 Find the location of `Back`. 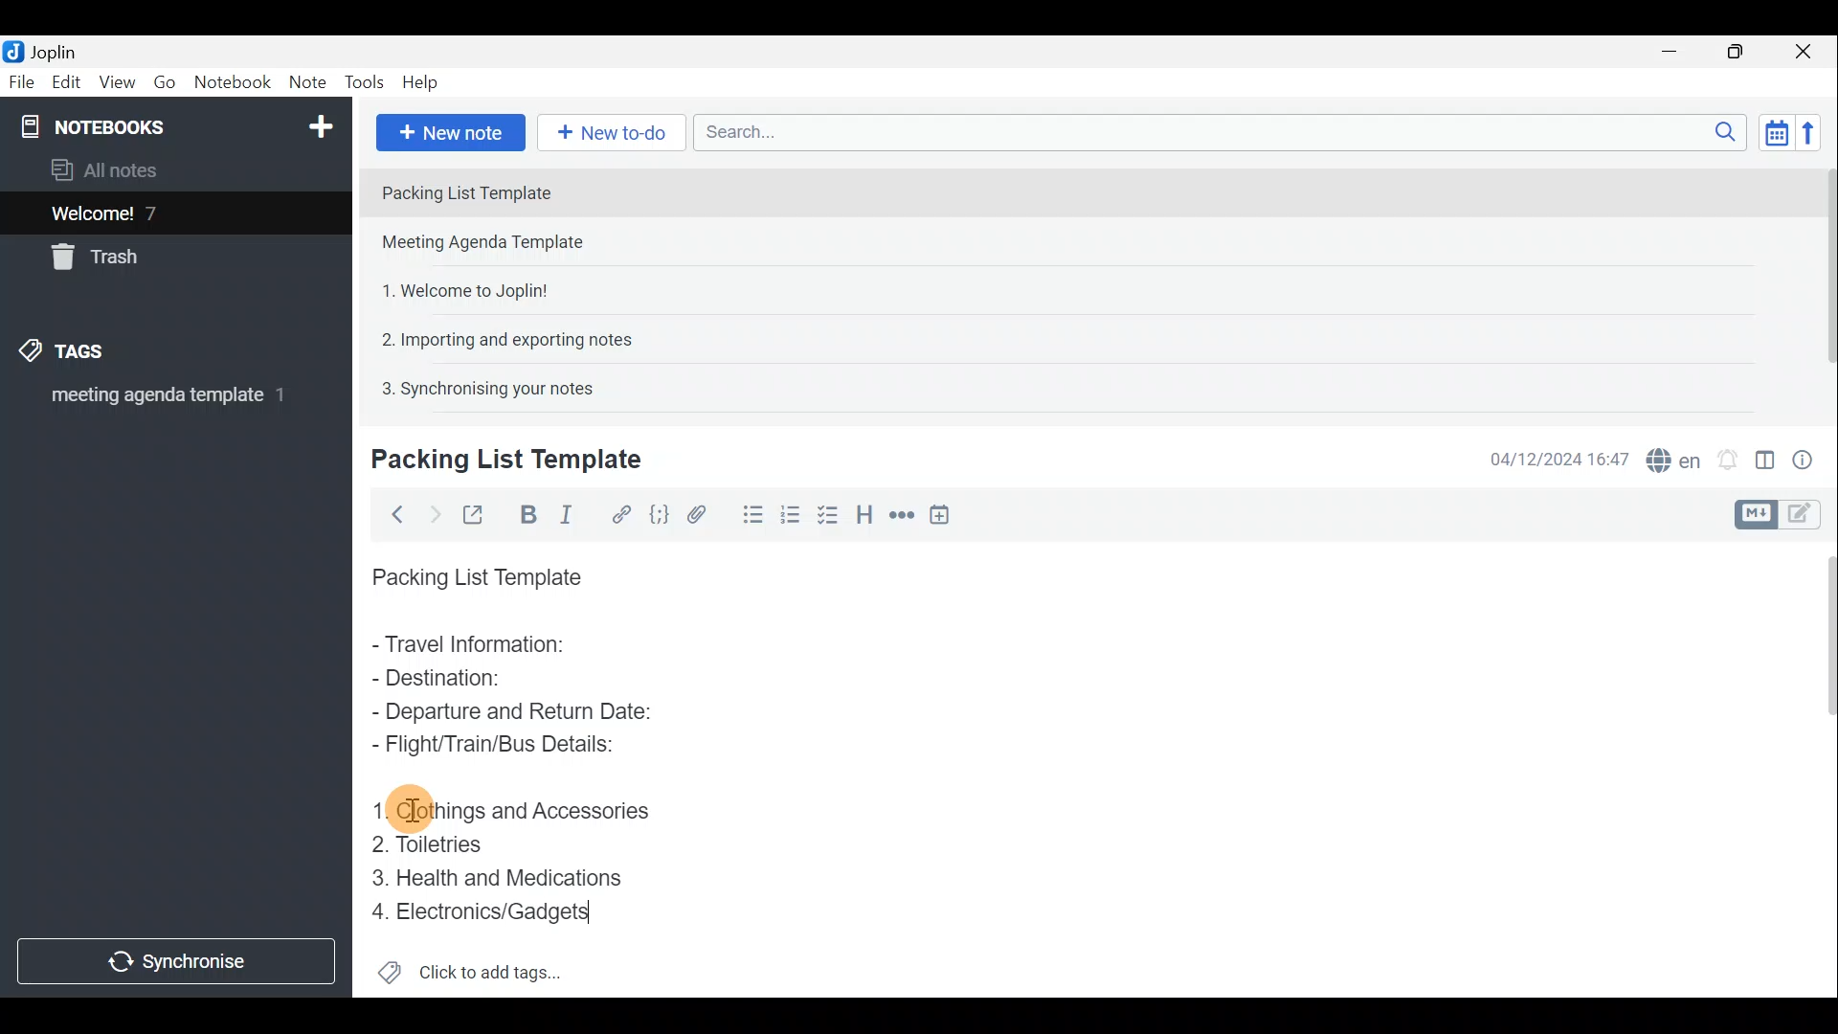

Back is located at coordinates (393, 514).